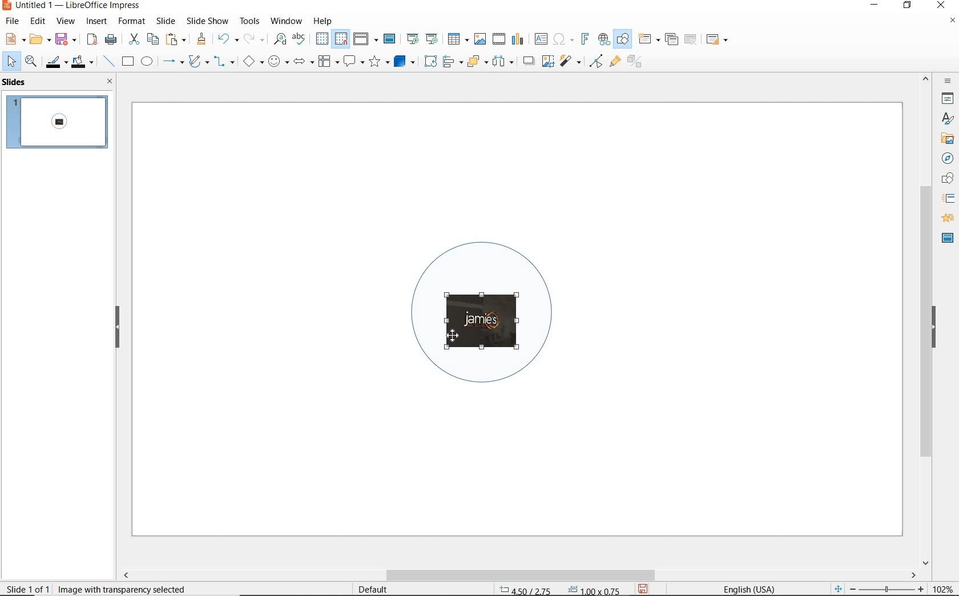 The height and width of the screenshot is (596, 959). I want to click on block arrows, so click(301, 62).